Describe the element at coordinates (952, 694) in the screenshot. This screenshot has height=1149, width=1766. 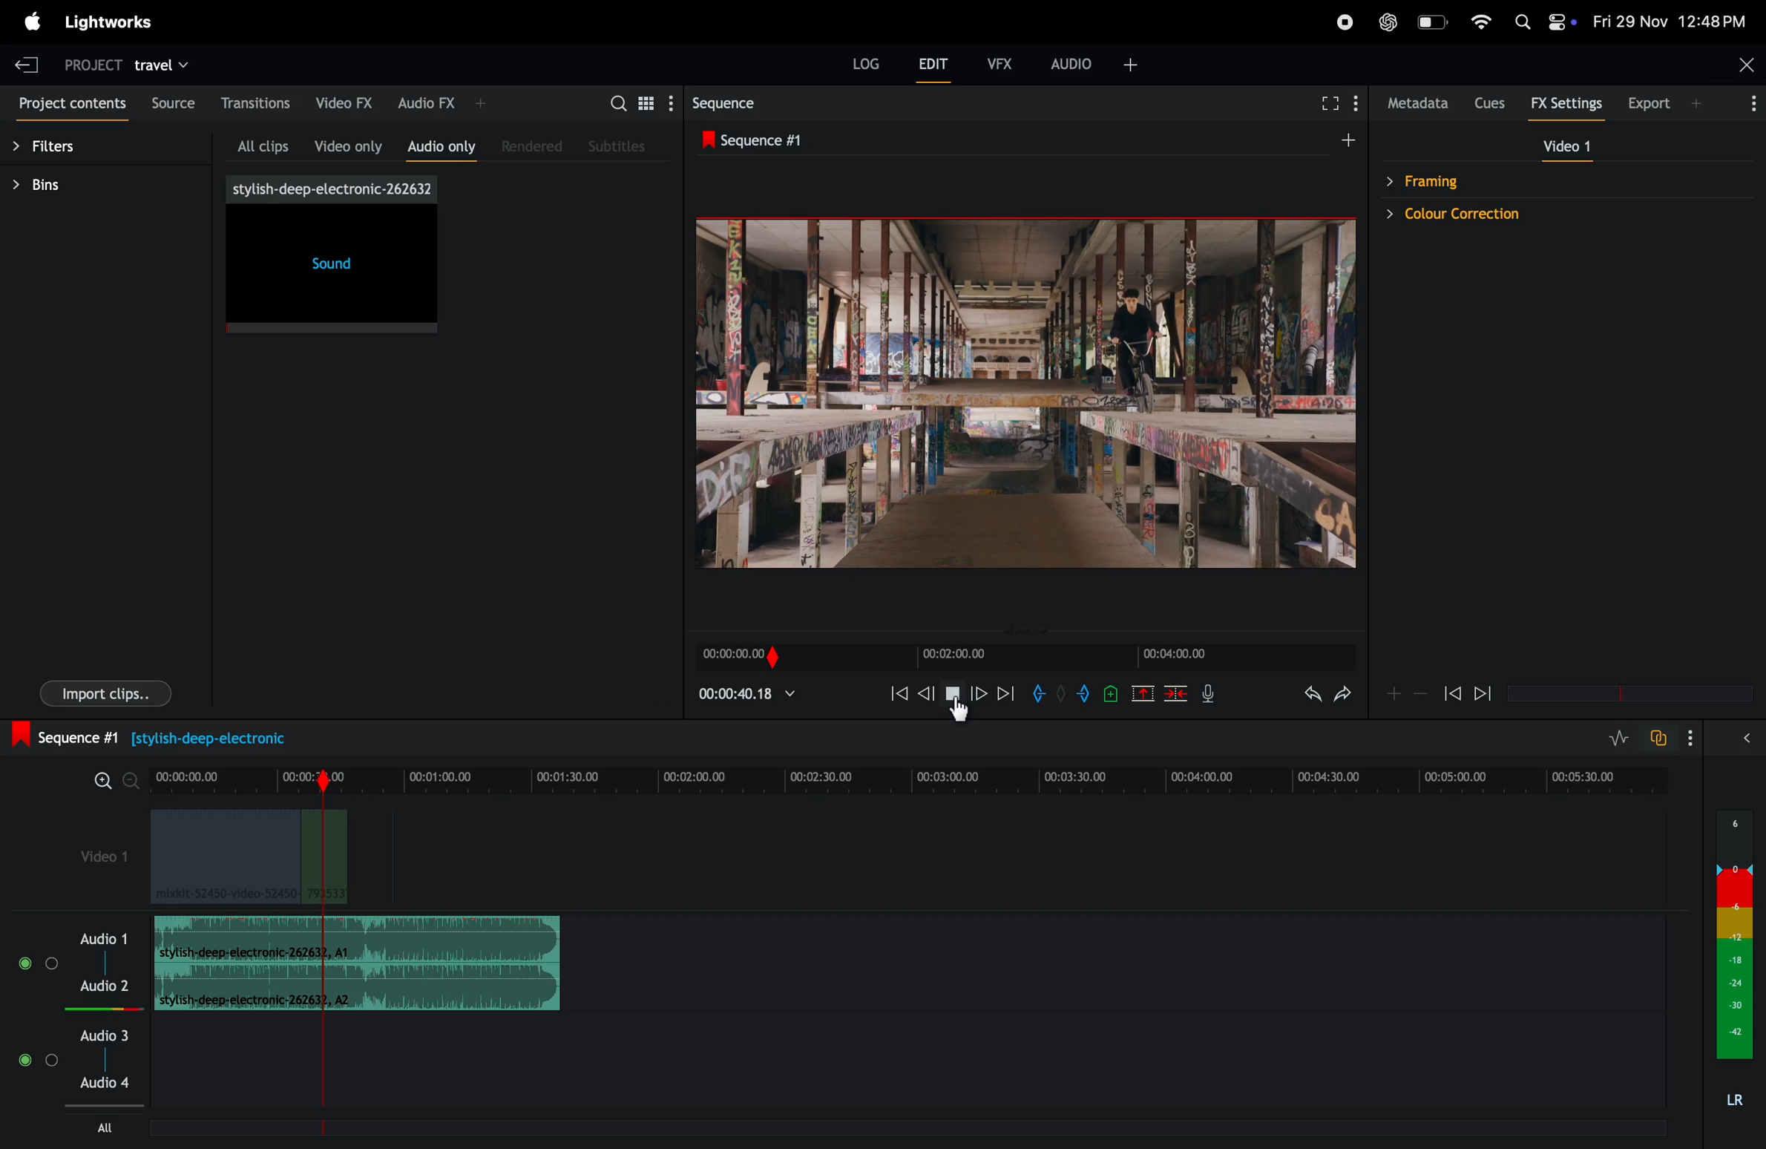
I see `pause play` at that location.